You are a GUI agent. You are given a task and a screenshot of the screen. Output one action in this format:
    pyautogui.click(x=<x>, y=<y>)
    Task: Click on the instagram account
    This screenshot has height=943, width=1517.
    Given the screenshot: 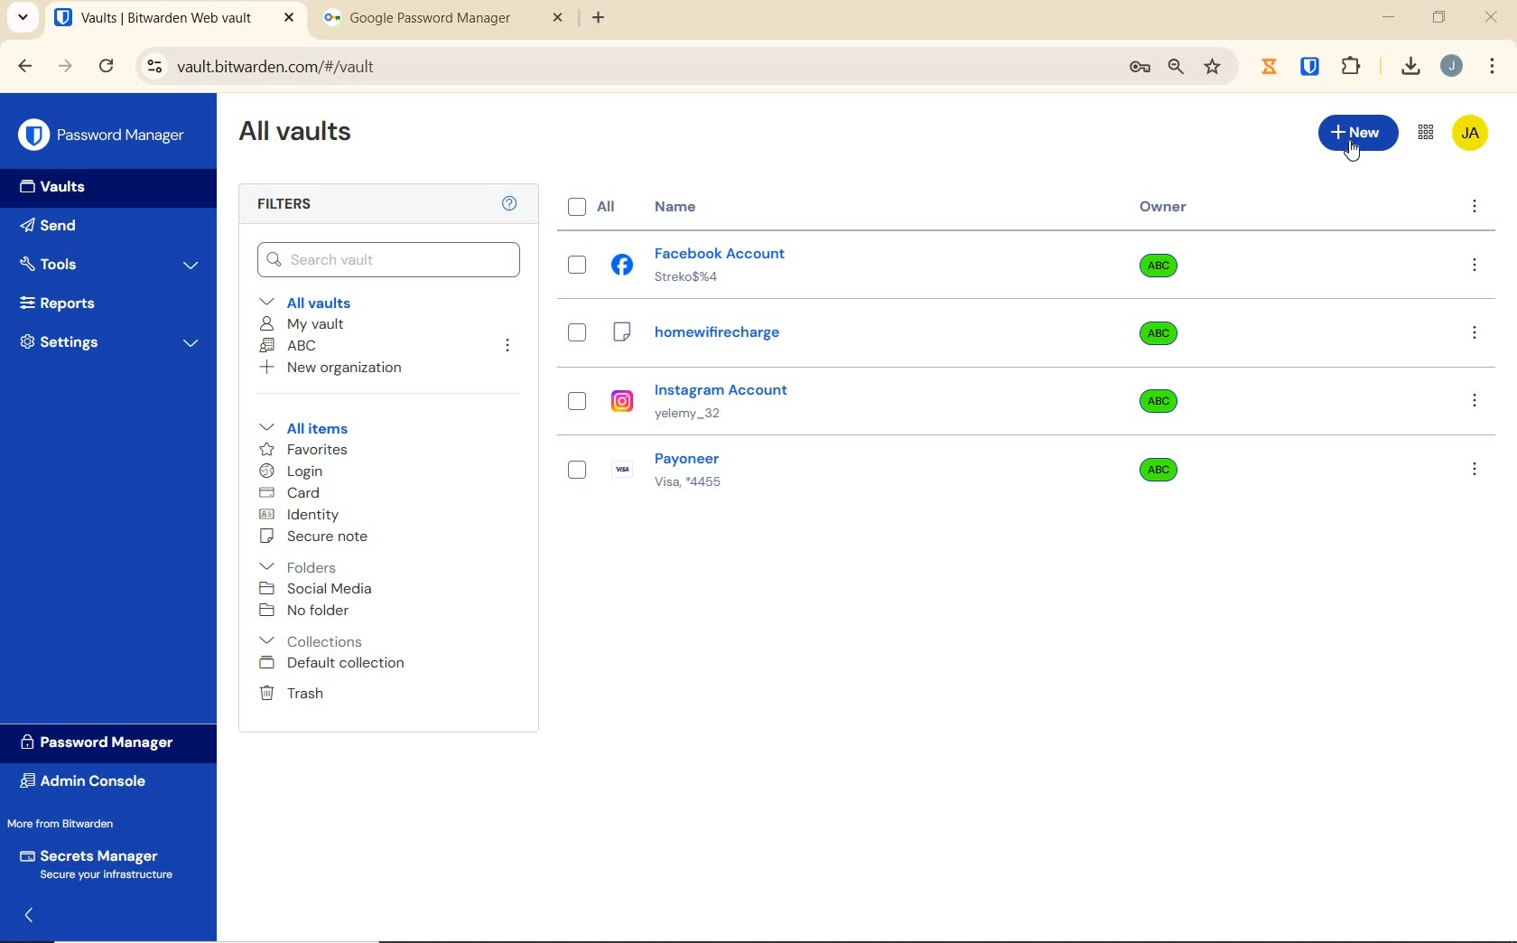 What is the action you would take?
    pyautogui.click(x=704, y=407)
    